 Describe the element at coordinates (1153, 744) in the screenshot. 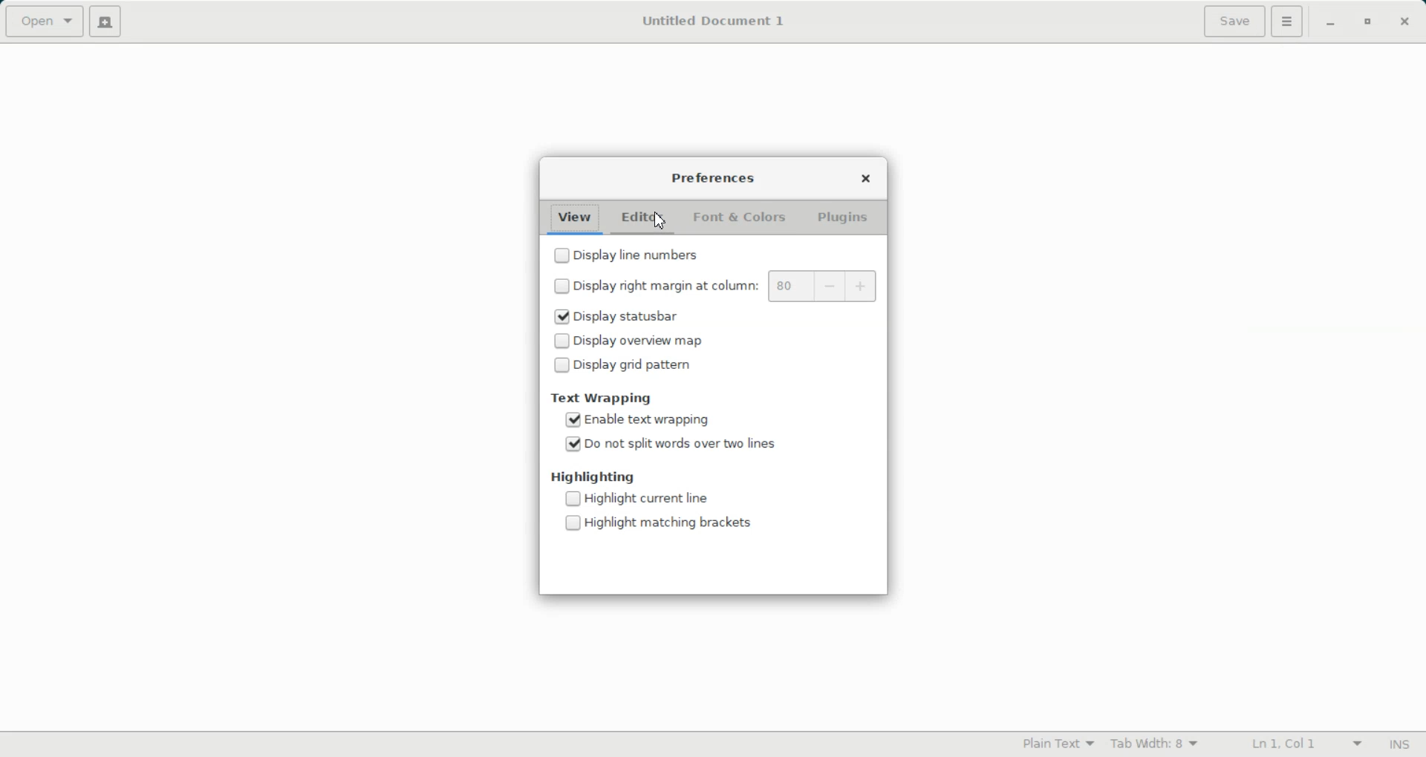

I see `Tab Width` at that location.